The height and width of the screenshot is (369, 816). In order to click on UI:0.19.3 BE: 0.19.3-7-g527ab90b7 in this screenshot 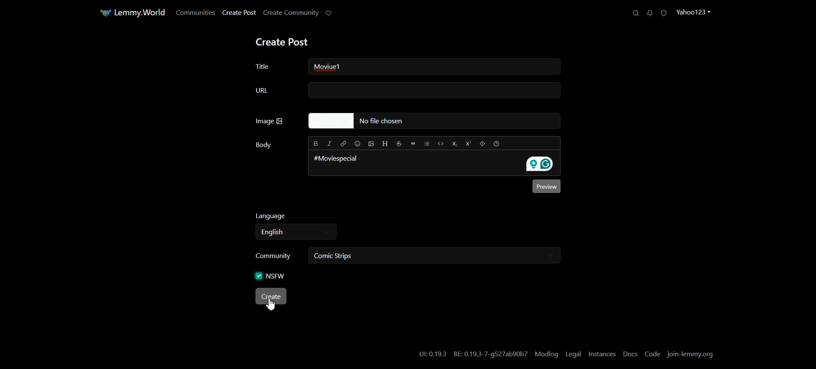, I will do `click(472, 354)`.